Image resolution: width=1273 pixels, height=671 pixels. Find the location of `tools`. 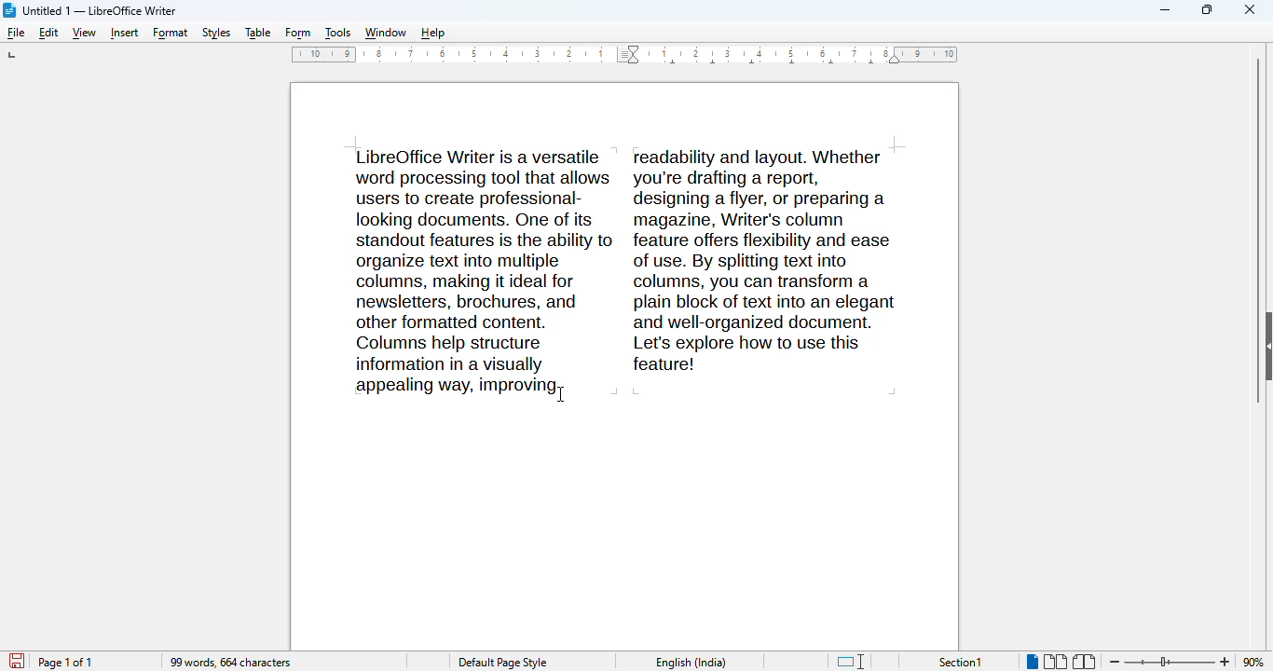

tools is located at coordinates (337, 34).